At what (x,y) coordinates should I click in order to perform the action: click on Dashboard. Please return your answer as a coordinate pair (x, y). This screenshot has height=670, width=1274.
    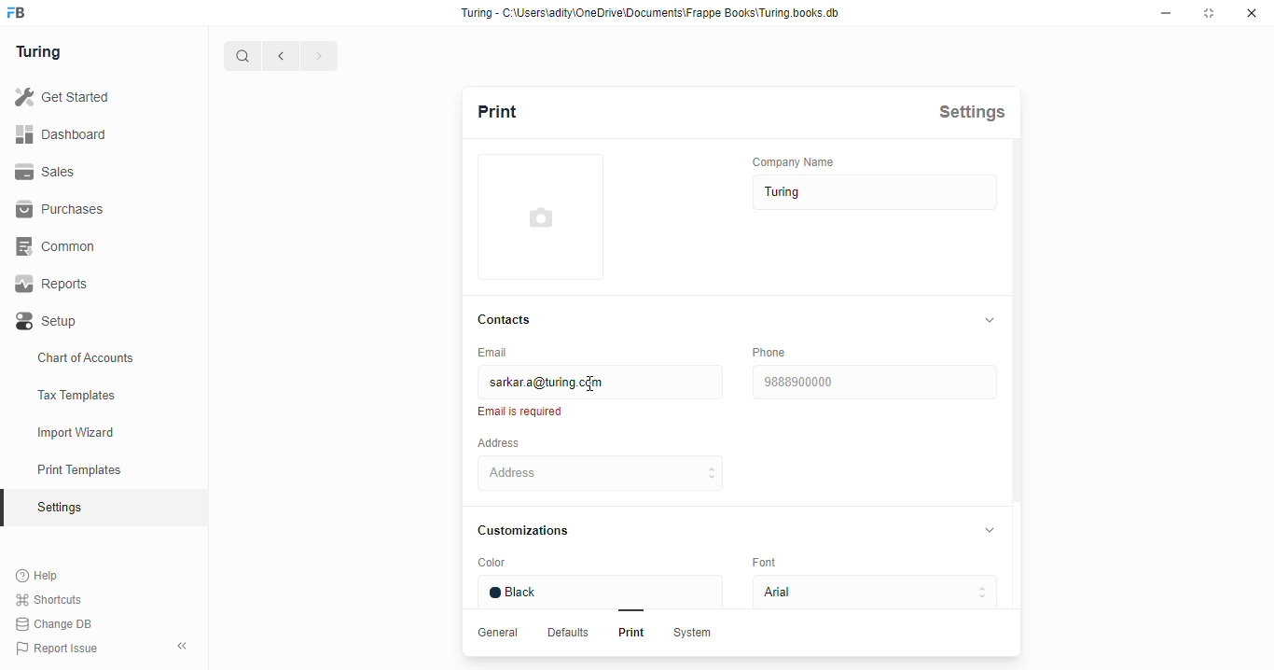
    Looking at the image, I should click on (66, 133).